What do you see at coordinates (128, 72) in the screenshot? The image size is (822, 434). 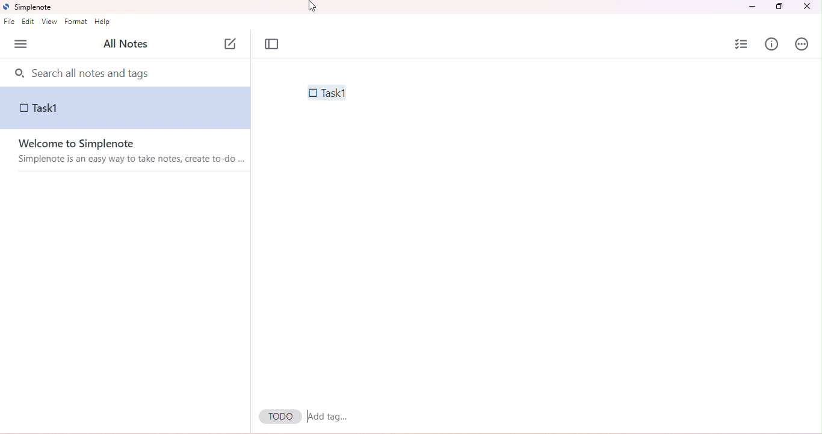 I see `search bar` at bounding box center [128, 72].